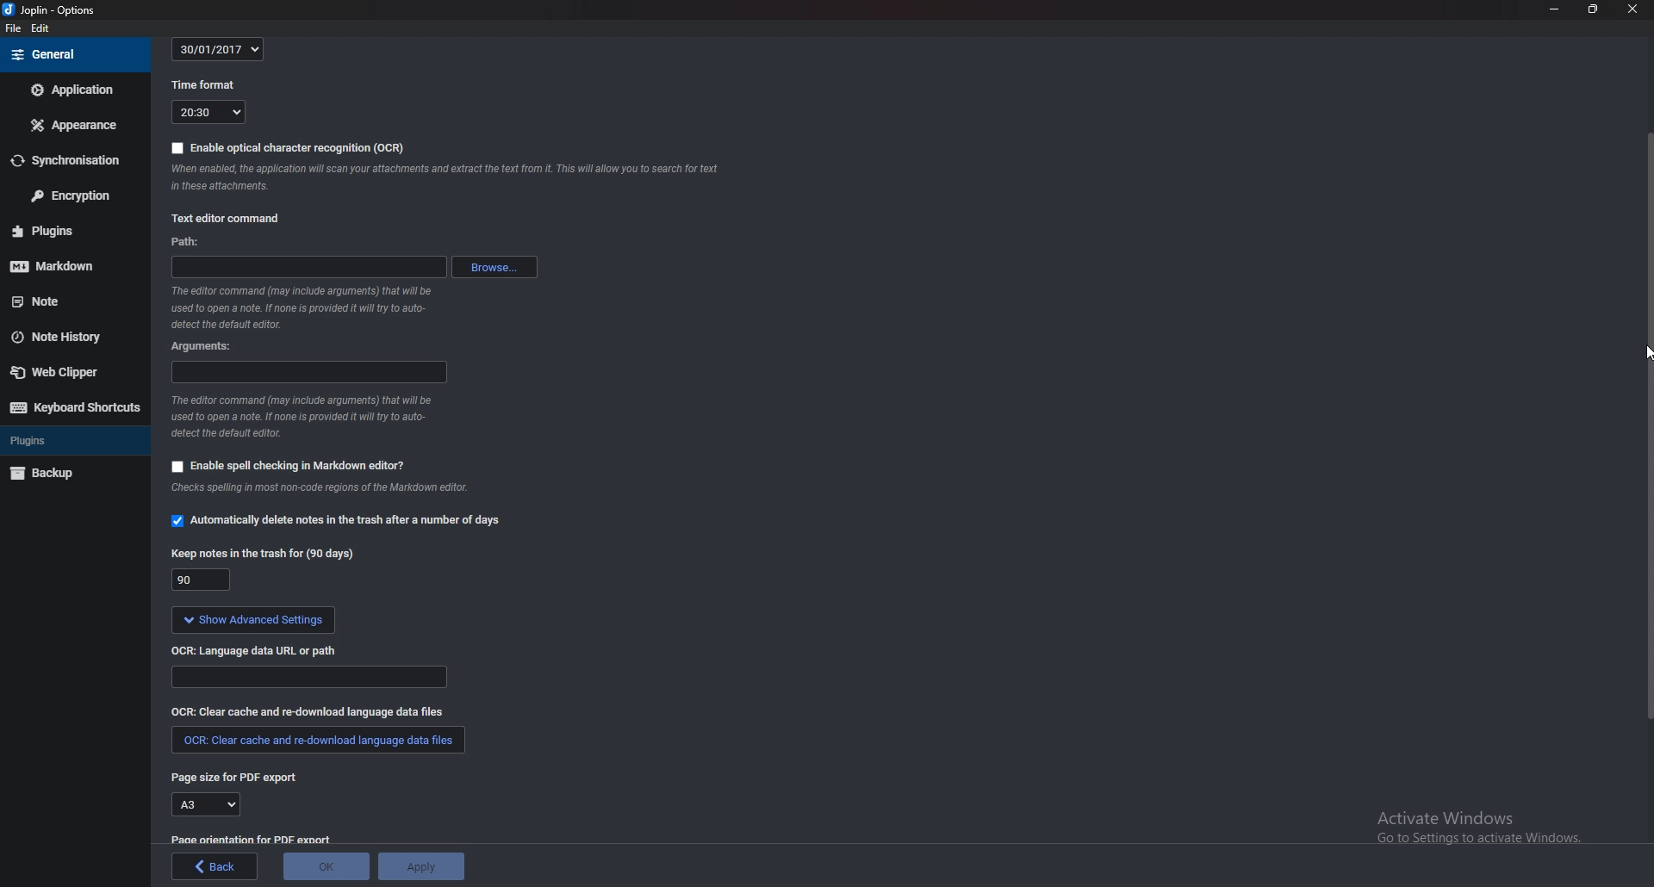 This screenshot has height=887, width=1654. What do you see at coordinates (208, 112) in the screenshot?
I see `20:30` at bounding box center [208, 112].